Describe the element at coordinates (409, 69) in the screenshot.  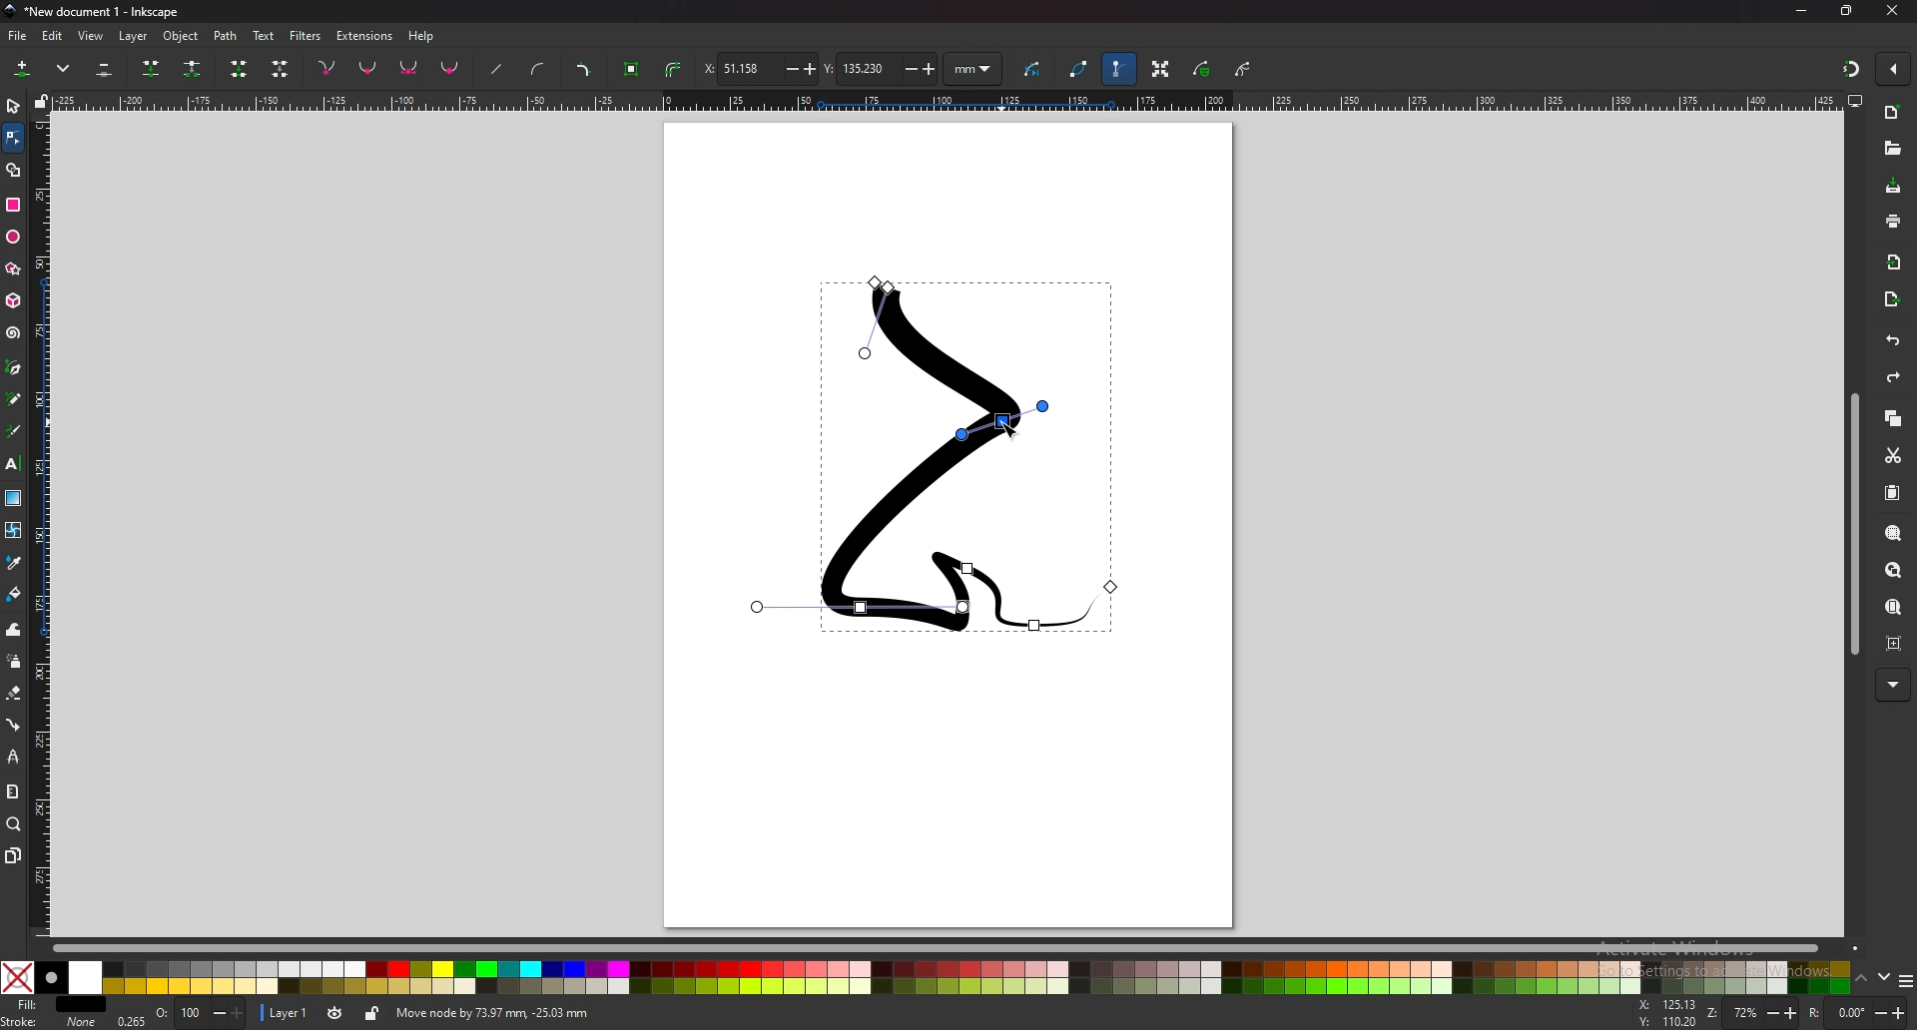
I see `symmetric` at that location.